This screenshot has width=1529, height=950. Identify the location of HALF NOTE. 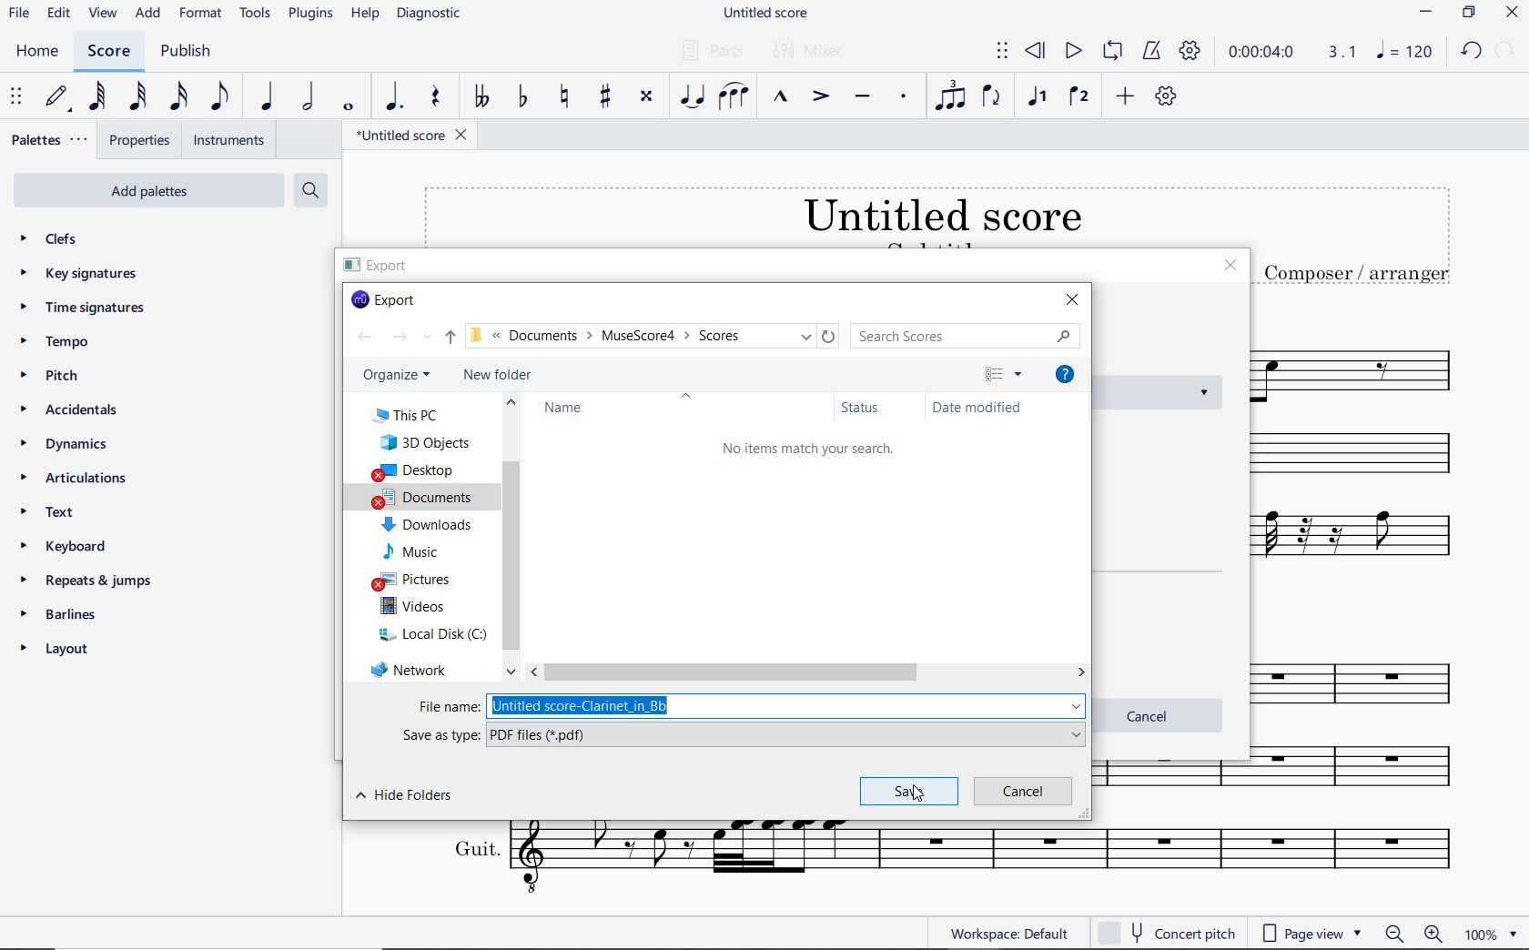
(309, 98).